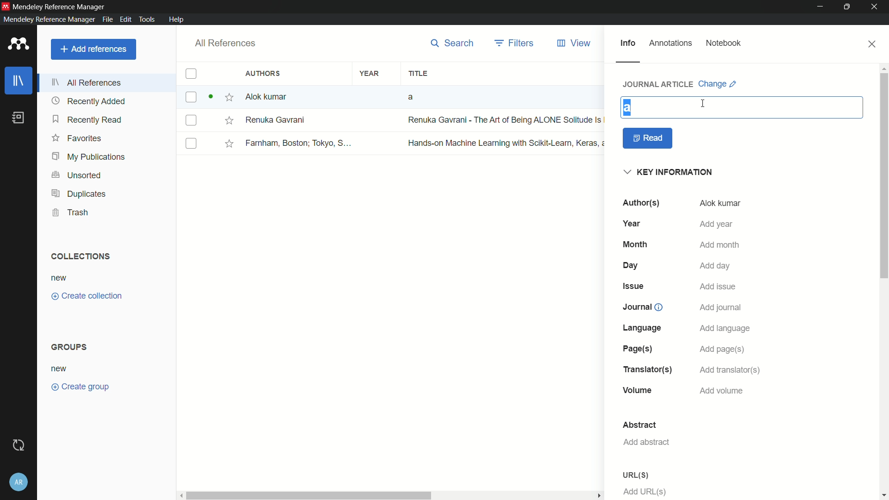 This screenshot has width=889, height=500. I want to click on close, so click(873, 44).